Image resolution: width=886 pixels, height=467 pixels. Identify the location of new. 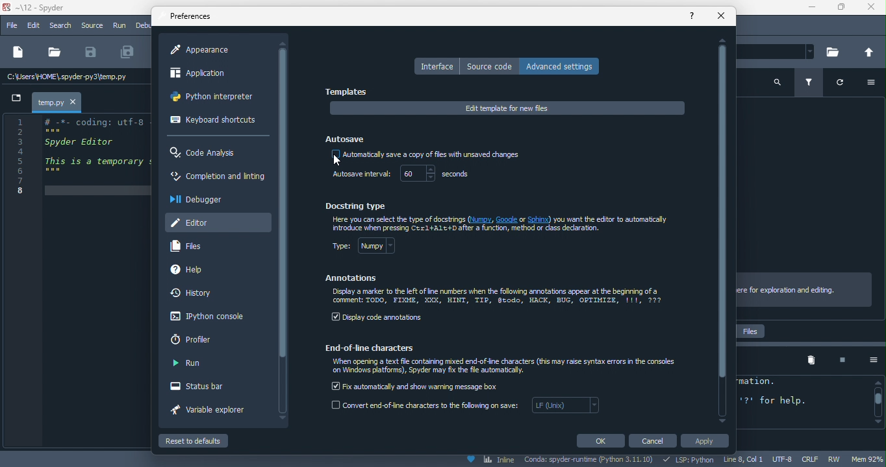
(17, 53).